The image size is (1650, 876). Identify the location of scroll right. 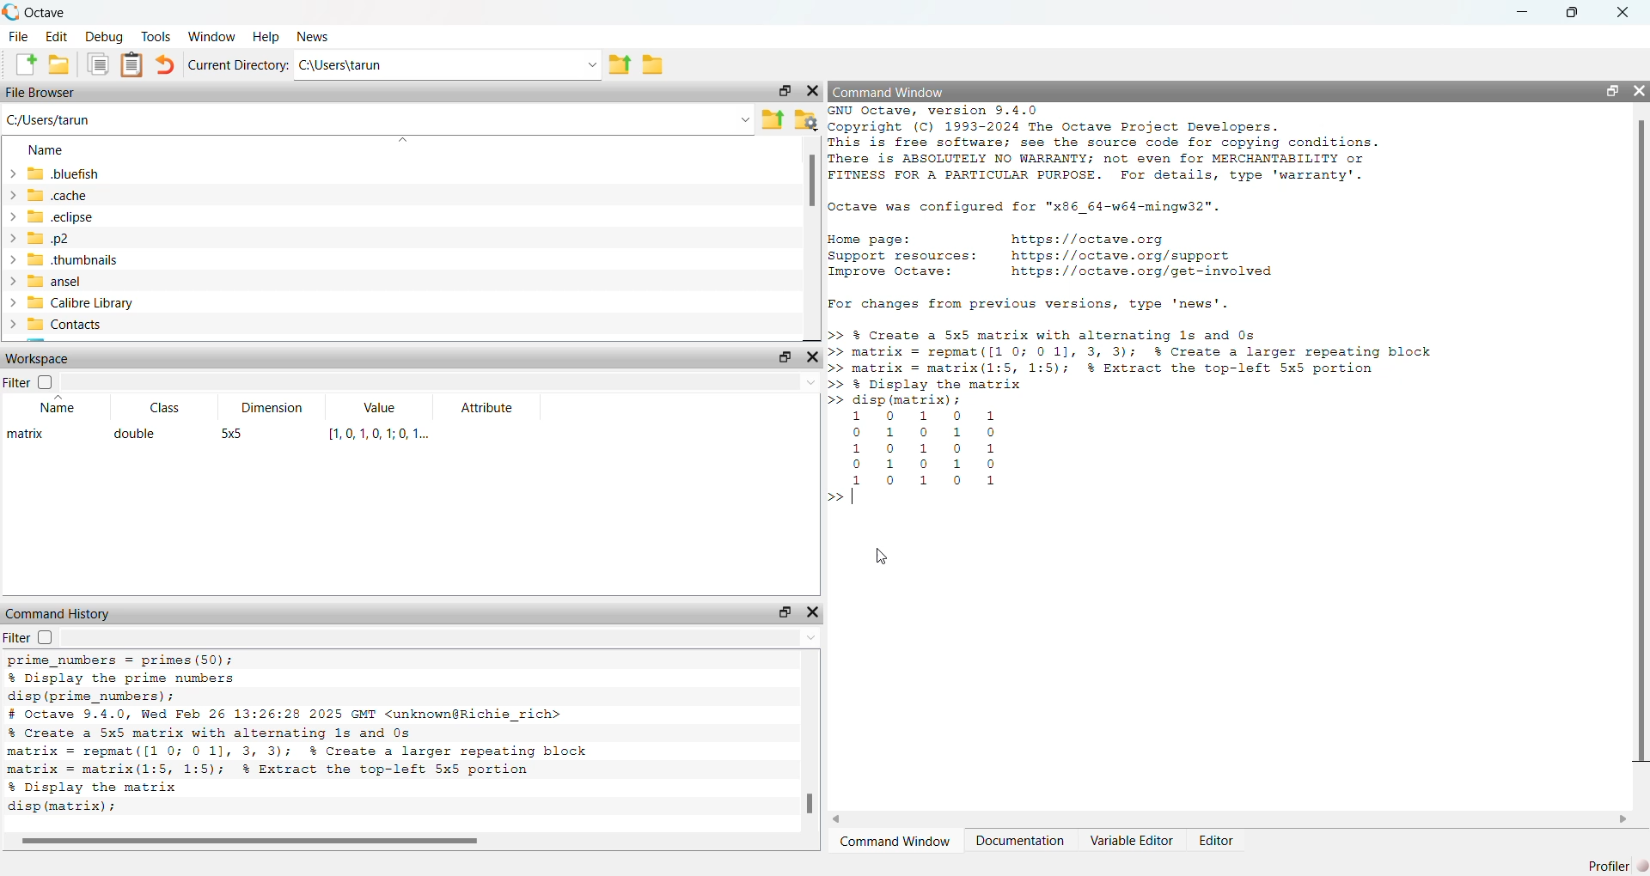
(1624, 819).